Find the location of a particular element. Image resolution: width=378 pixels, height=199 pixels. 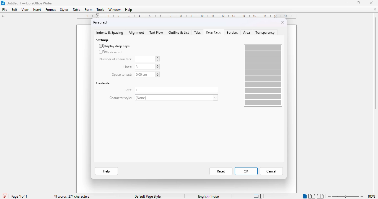

borders is located at coordinates (232, 33).